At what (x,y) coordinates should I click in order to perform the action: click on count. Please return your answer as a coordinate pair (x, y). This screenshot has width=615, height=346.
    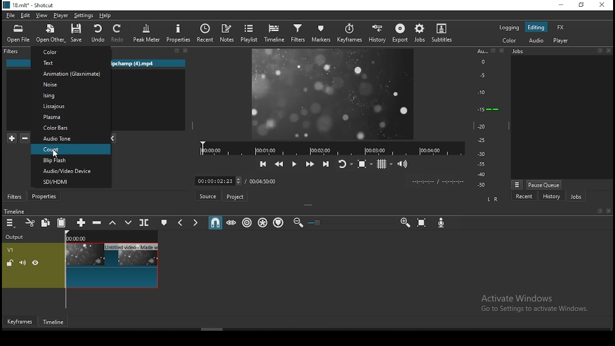
    Looking at the image, I should click on (71, 149).